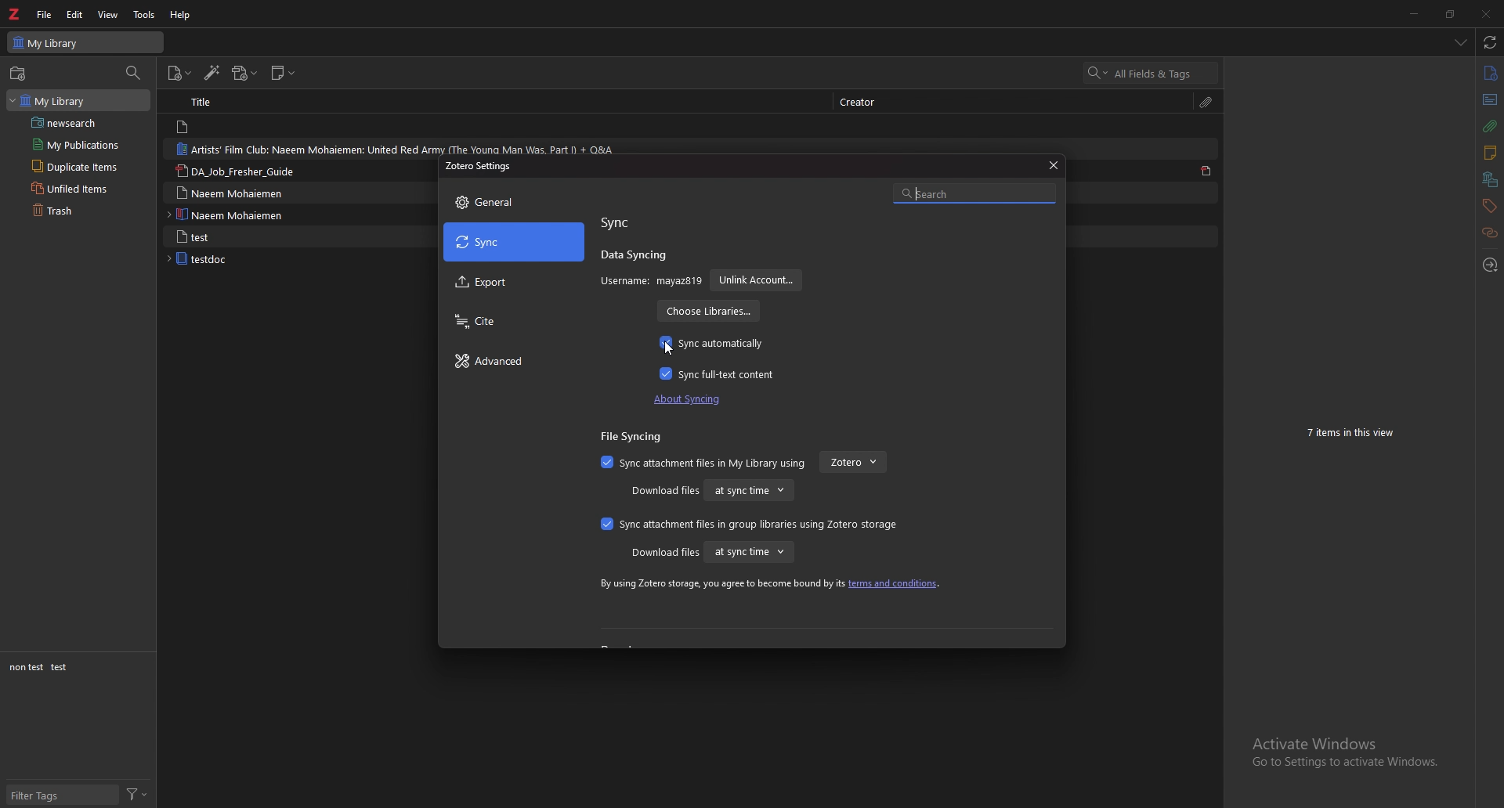 This screenshot has height=808, width=1504. I want to click on advanced, so click(512, 362).